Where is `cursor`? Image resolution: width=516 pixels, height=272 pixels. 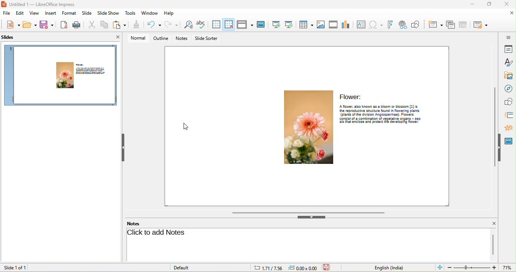 cursor is located at coordinates (189, 126).